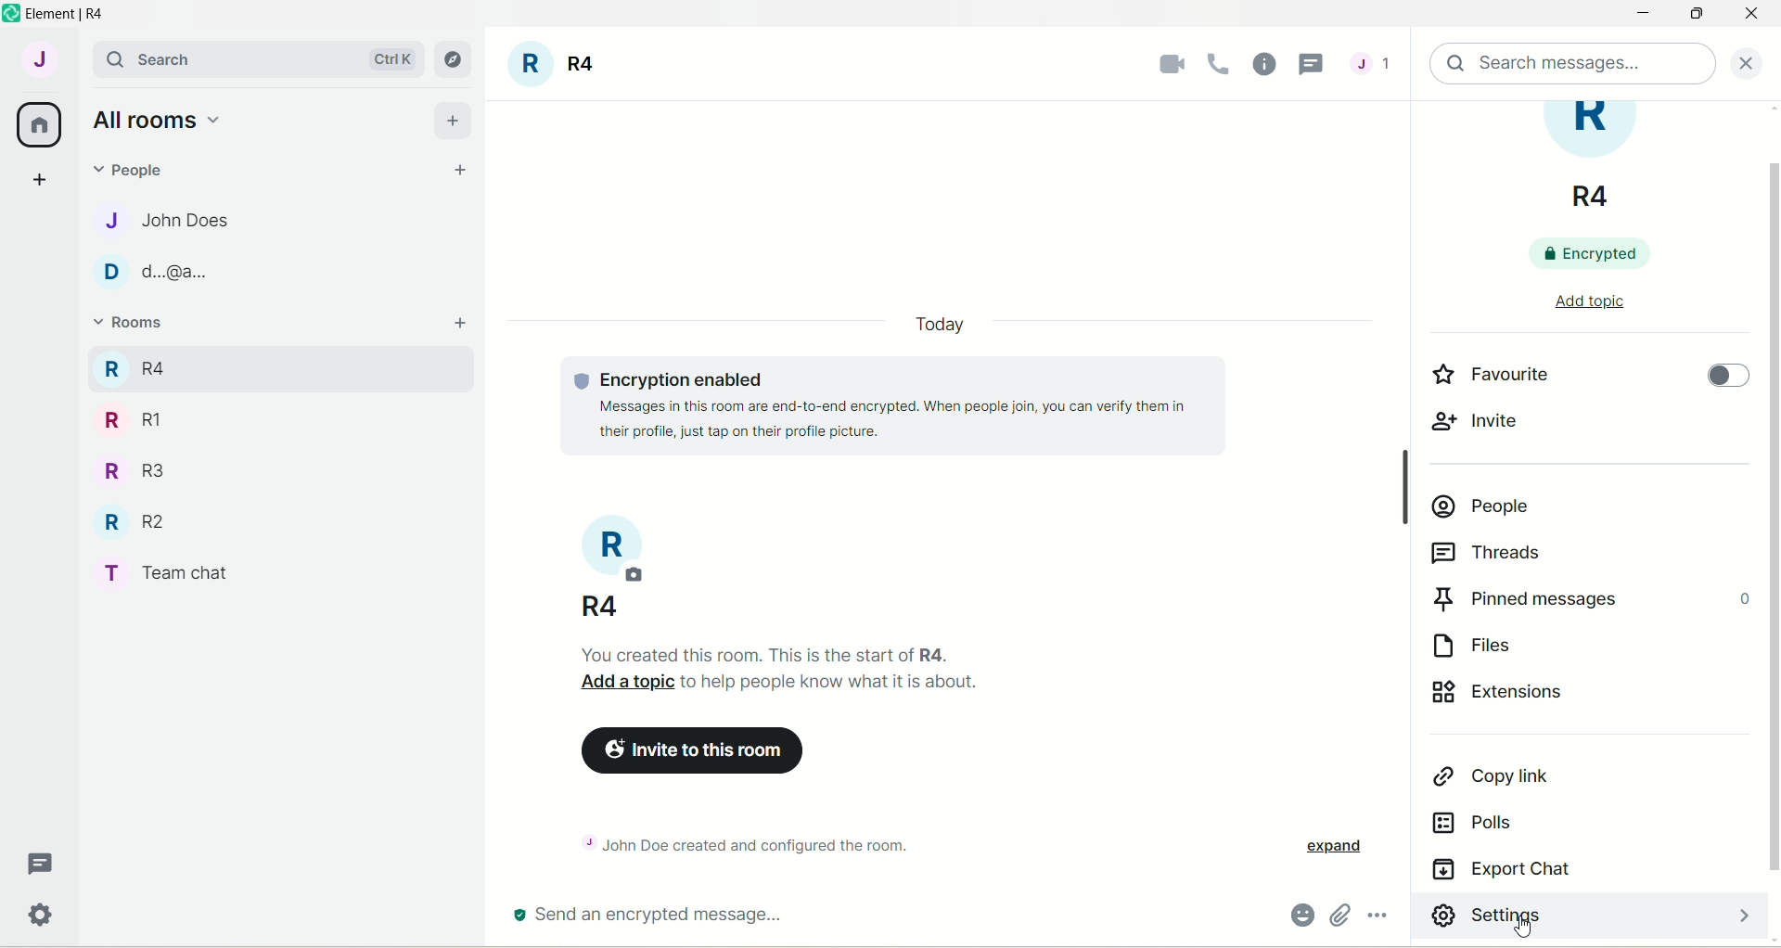 This screenshot has height=948, width=1781. I want to click on maximize, so click(1700, 15).